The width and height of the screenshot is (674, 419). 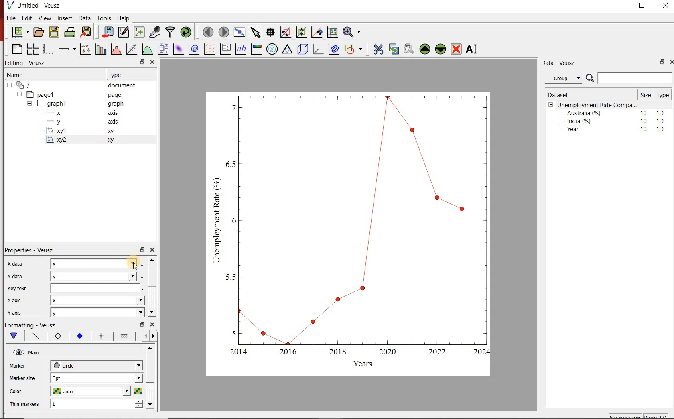 I want to click on x, so click(x=95, y=263).